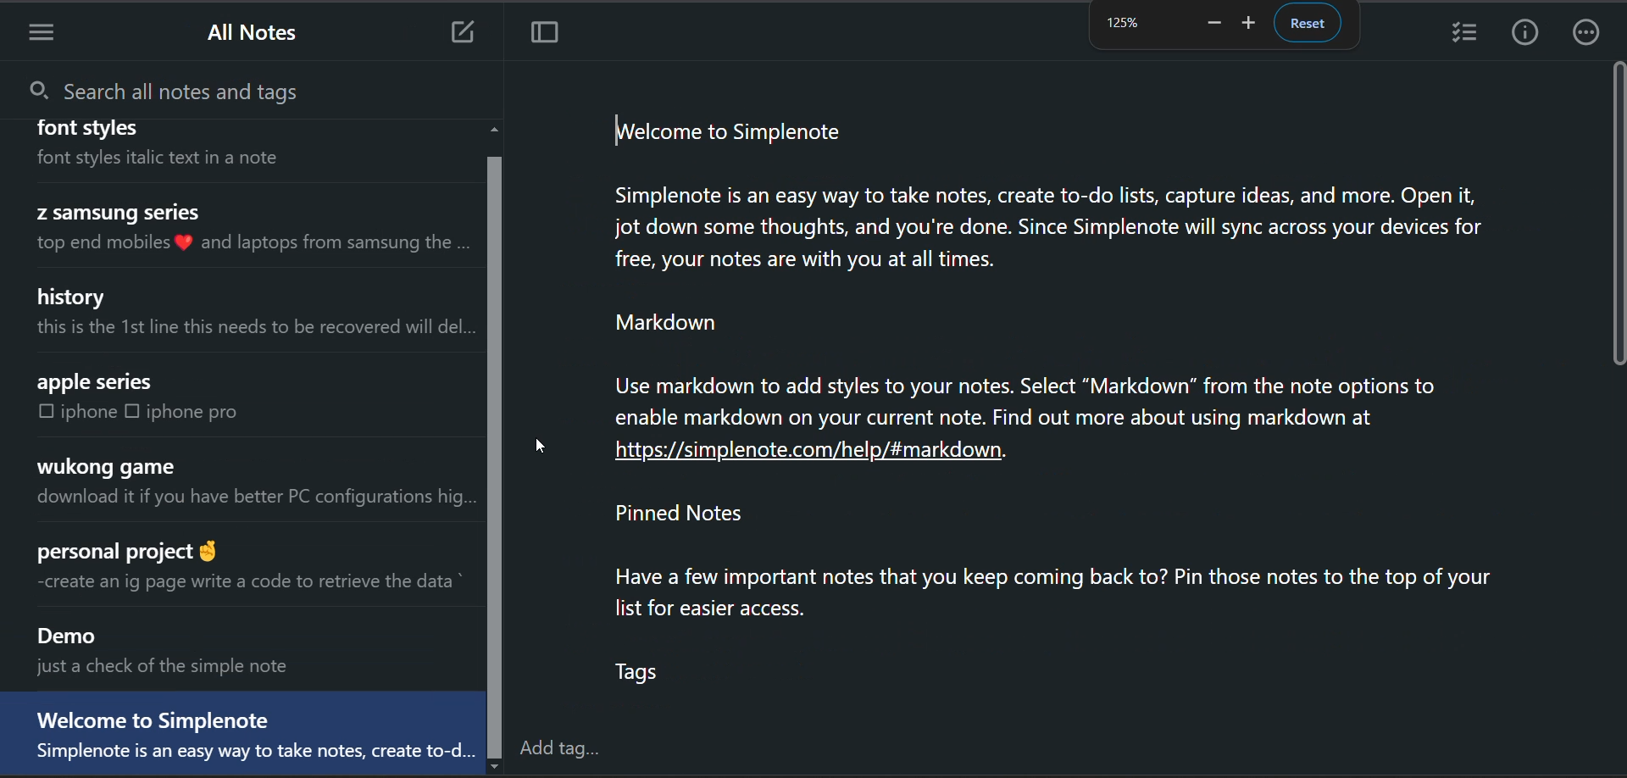 The image size is (1627, 778). What do you see at coordinates (1213, 23) in the screenshot?
I see `zoom out` at bounding box center [1213, 23].